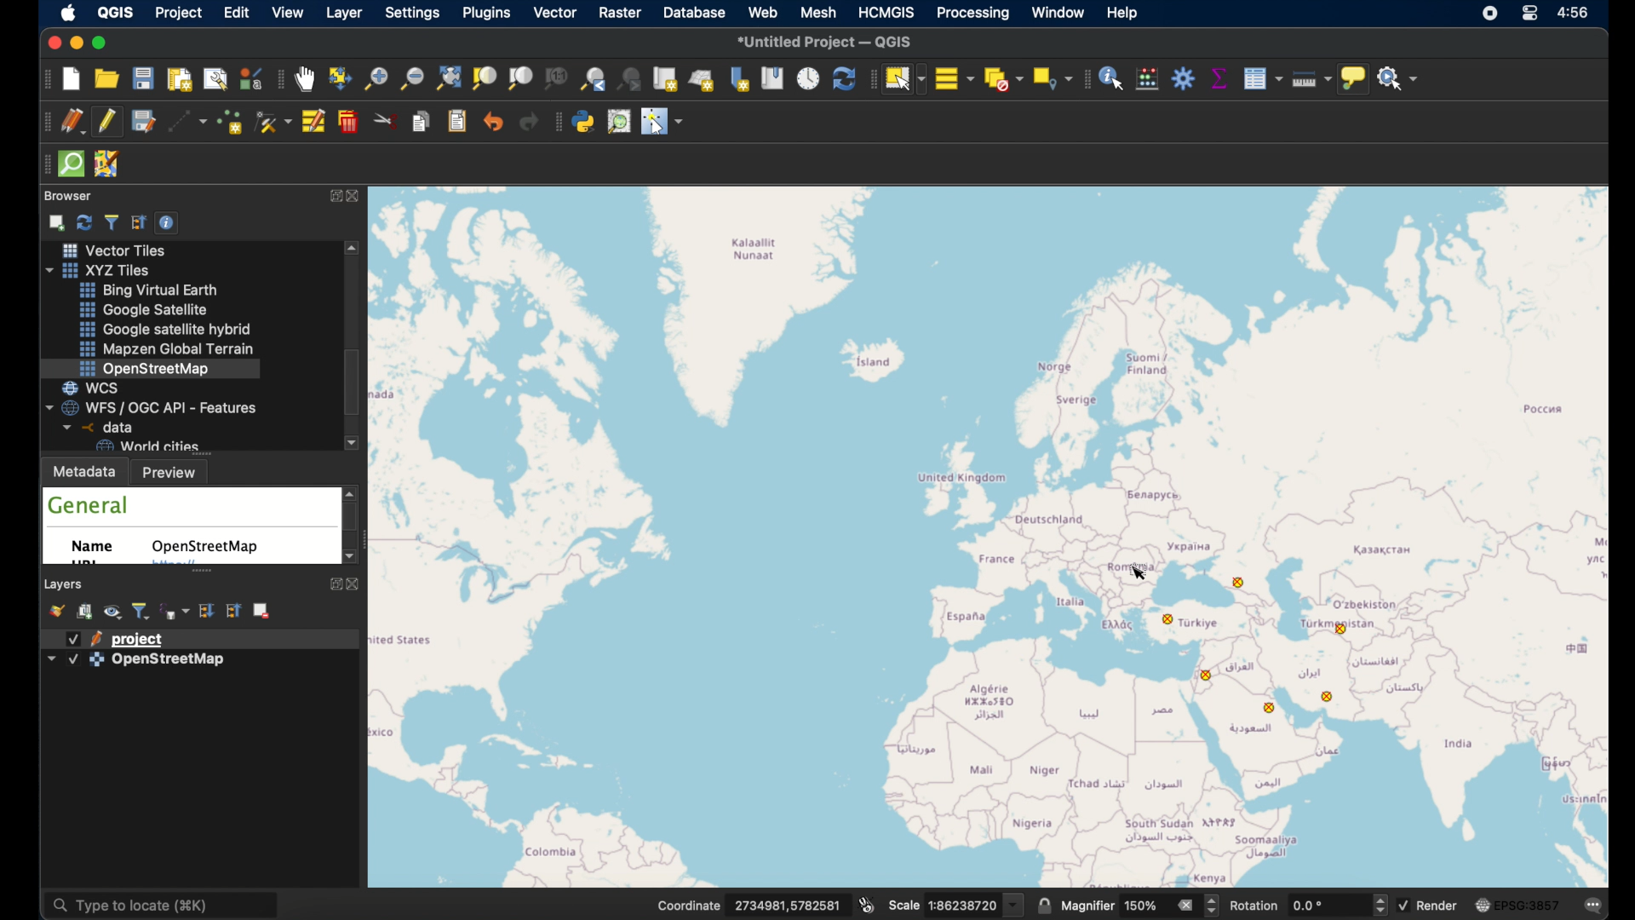 The width and height of the screenshot is (1635, 920). I want to click on control center, so click(1532, 15).